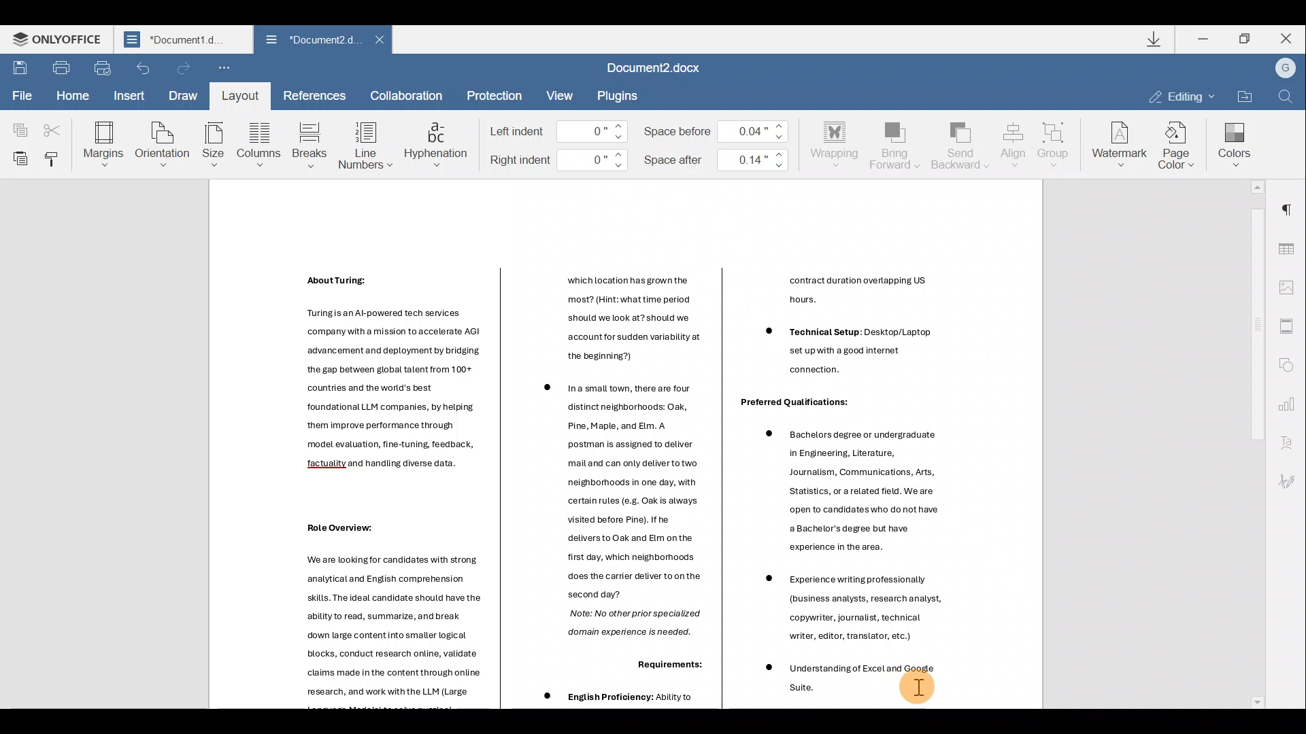  What do you see at coordinates (1291, 244) in the screenshot?
I see `Table settings` at bounding box center [1291, 244].